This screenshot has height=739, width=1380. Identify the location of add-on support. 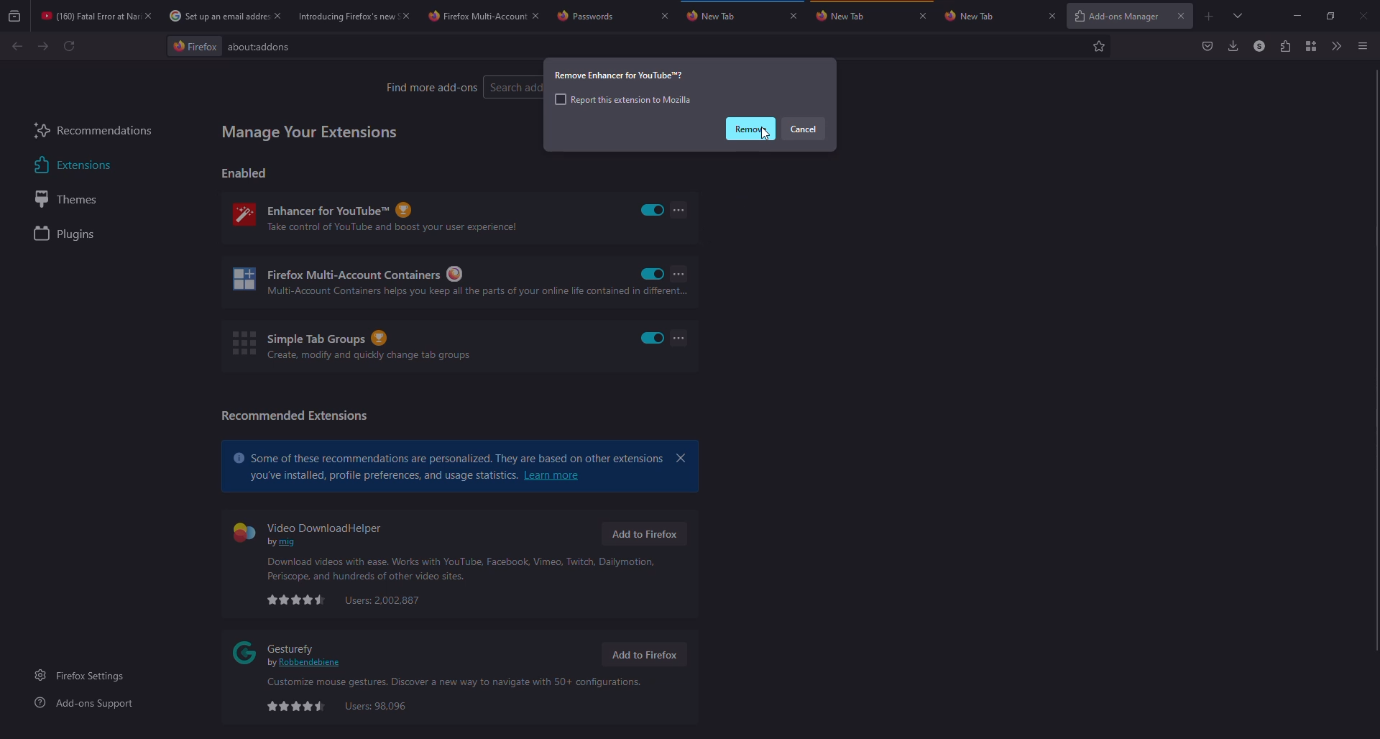
(87, 703).